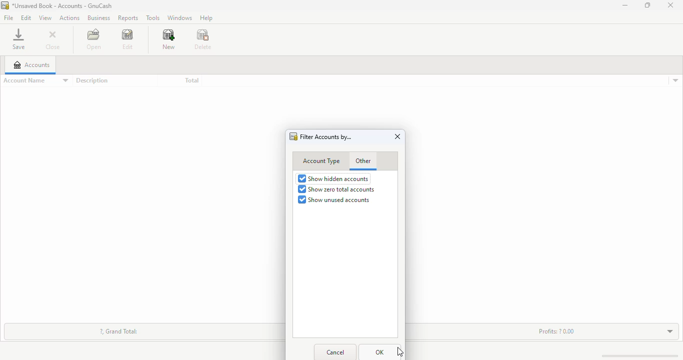 Image resolution: width=683 pixels, height=360 pixels. Describe the element at coordinates (203, 39) in the screenshot. I see `delete` at that location.